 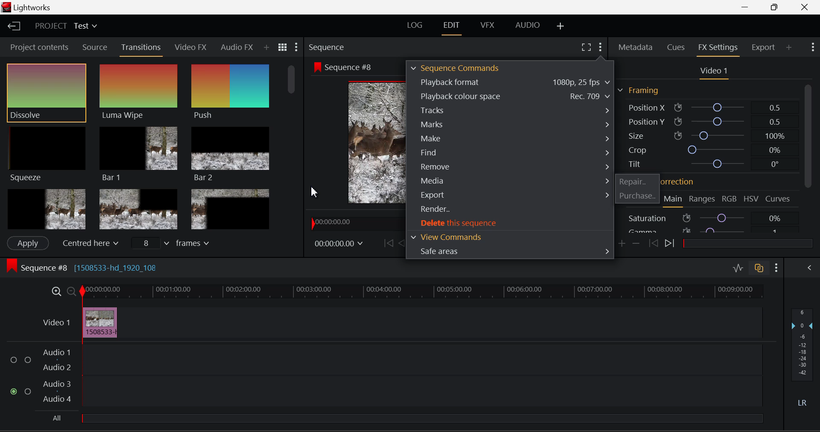 What do you see at coordinates (511, 96) in the screenshot?
I see `Playback color space` at bounding box center [511, 96].